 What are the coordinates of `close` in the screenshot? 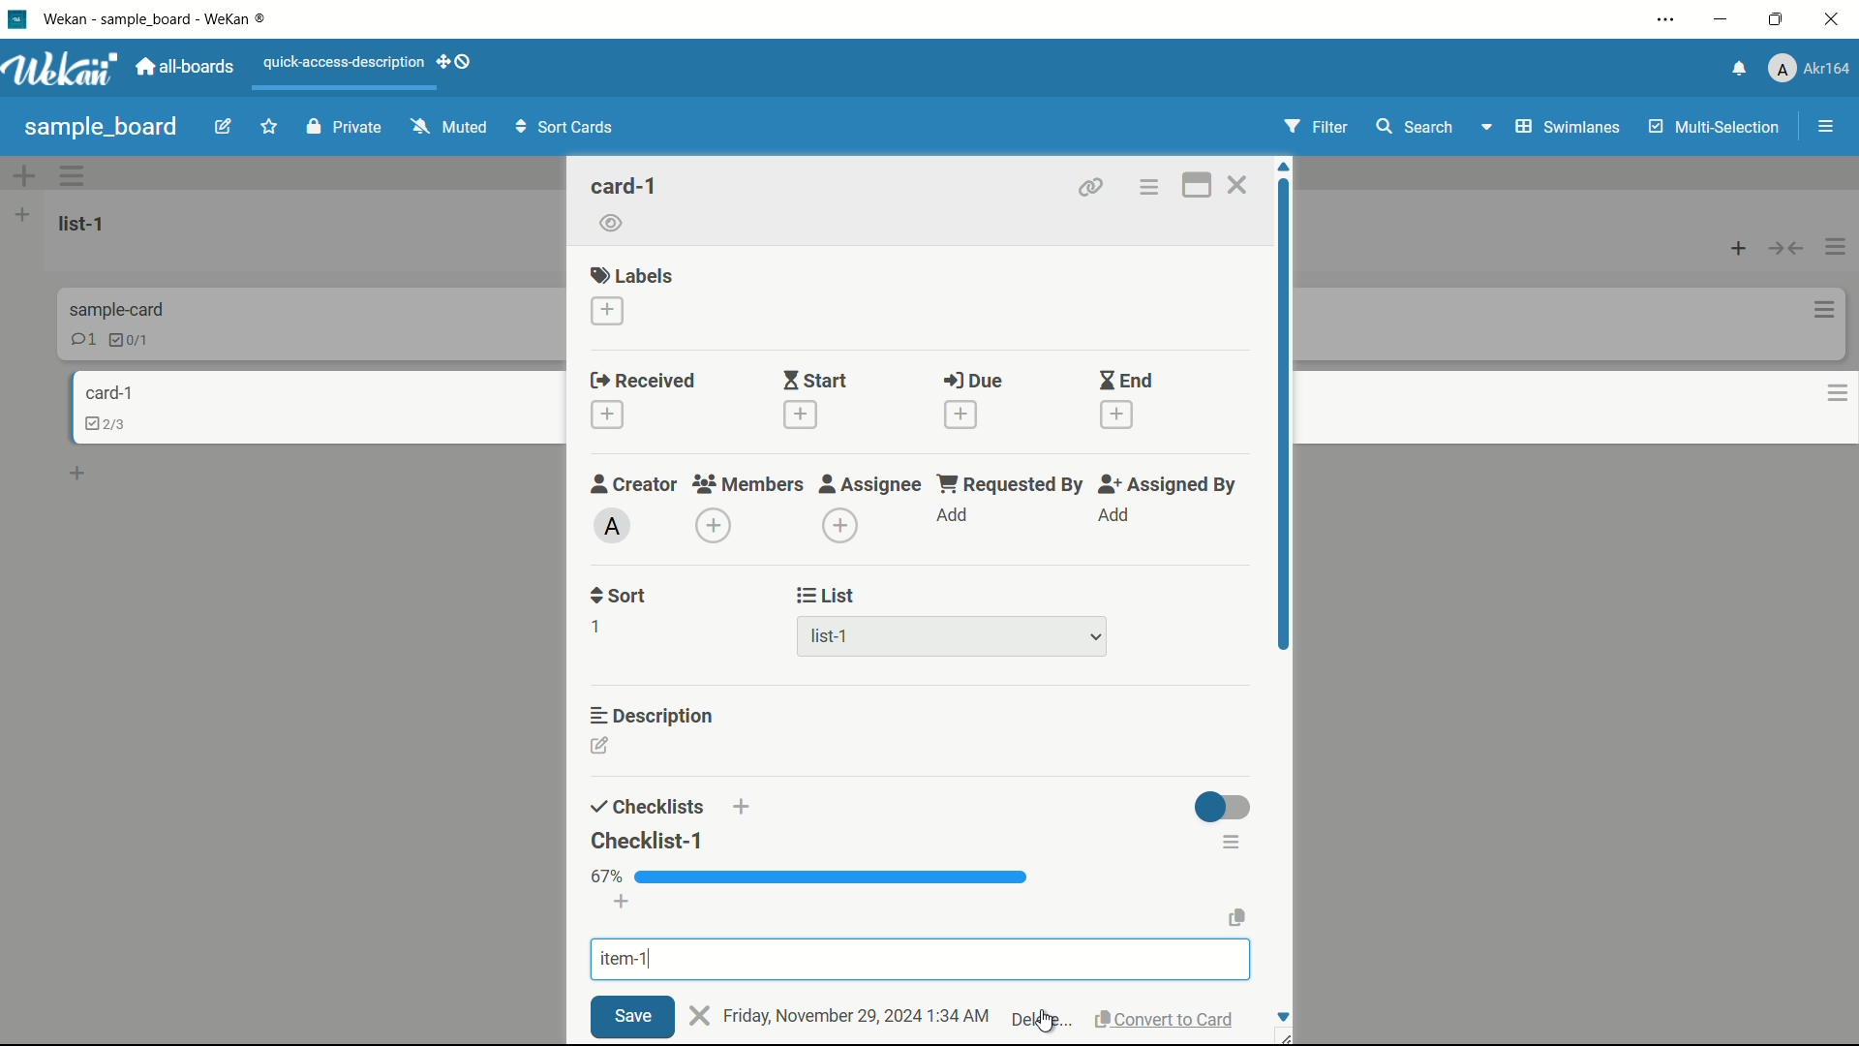 It's located at (701, 1014).